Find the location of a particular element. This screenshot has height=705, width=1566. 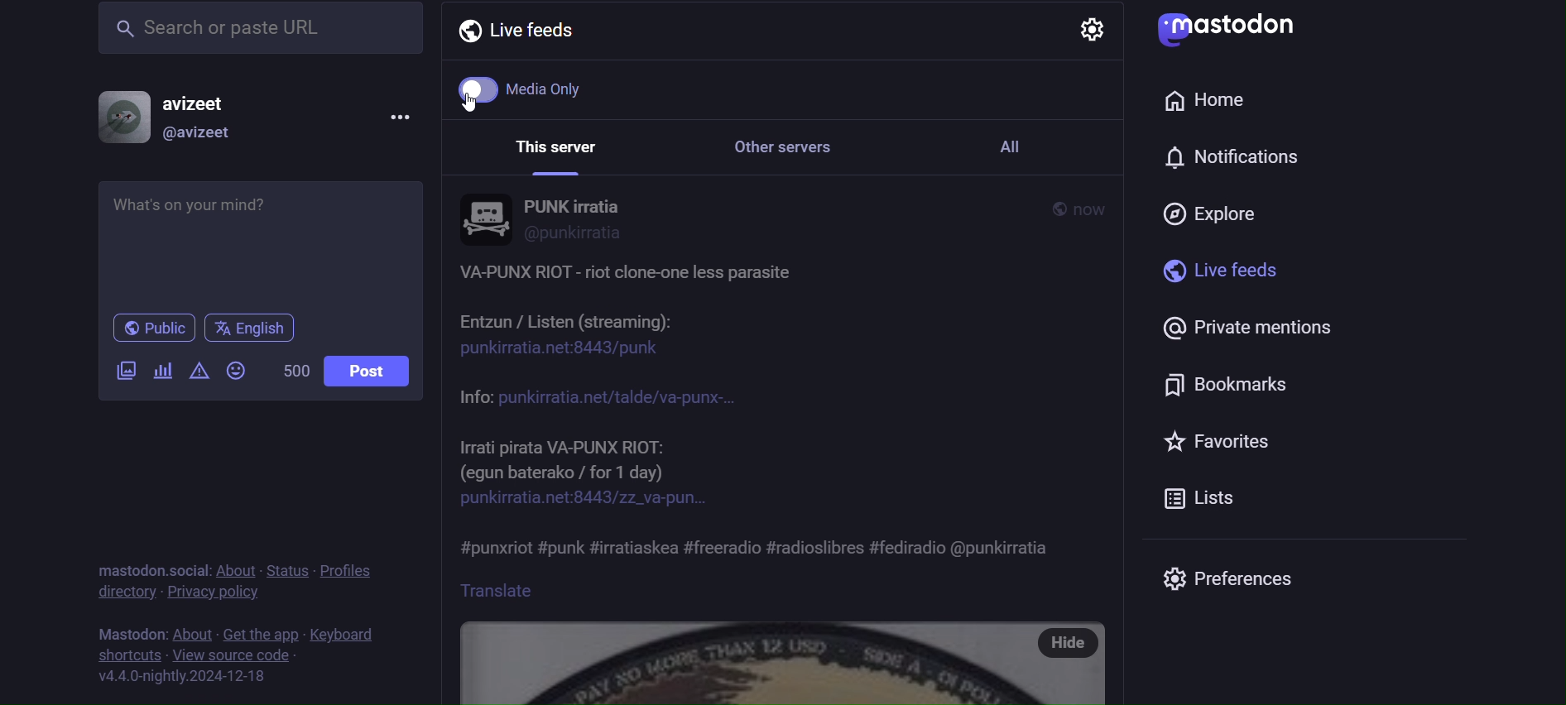

privacy policy is located at coordinates (211, 593).